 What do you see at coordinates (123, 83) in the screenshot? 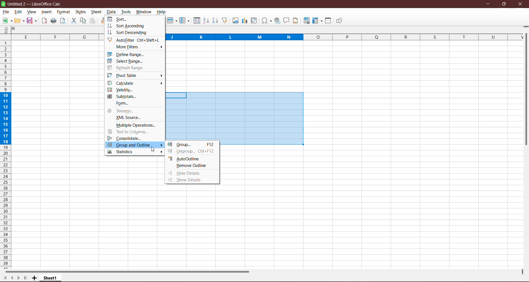
I see `Calculate` at bounding box center [123, 83].